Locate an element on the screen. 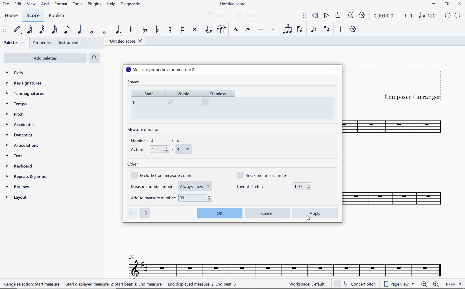  TUPLET is located at coordinates (288, 29).